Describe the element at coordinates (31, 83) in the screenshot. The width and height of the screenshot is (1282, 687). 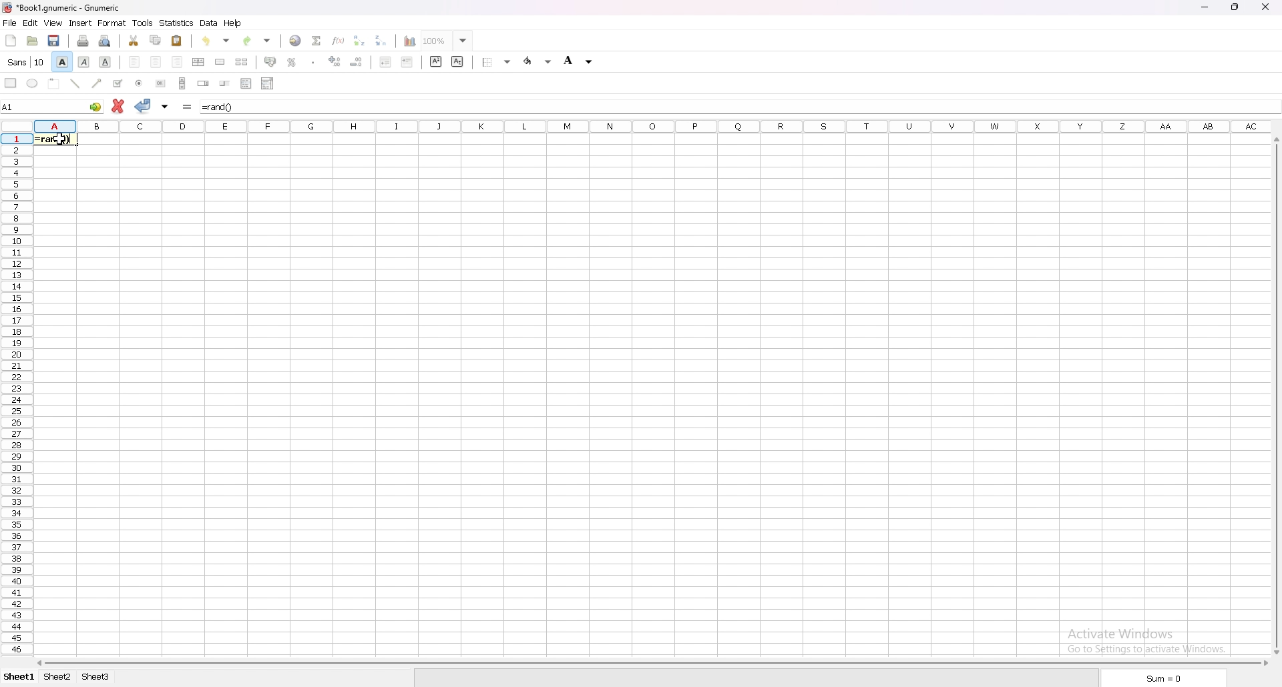
I see `ellipse` at that location.